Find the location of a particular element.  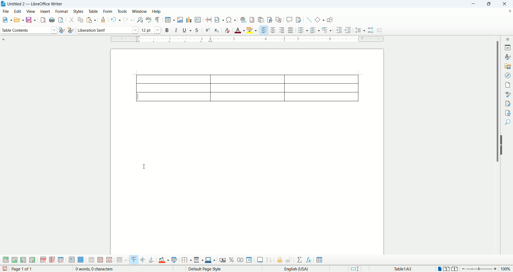

window is located at coordinates (140, 11).